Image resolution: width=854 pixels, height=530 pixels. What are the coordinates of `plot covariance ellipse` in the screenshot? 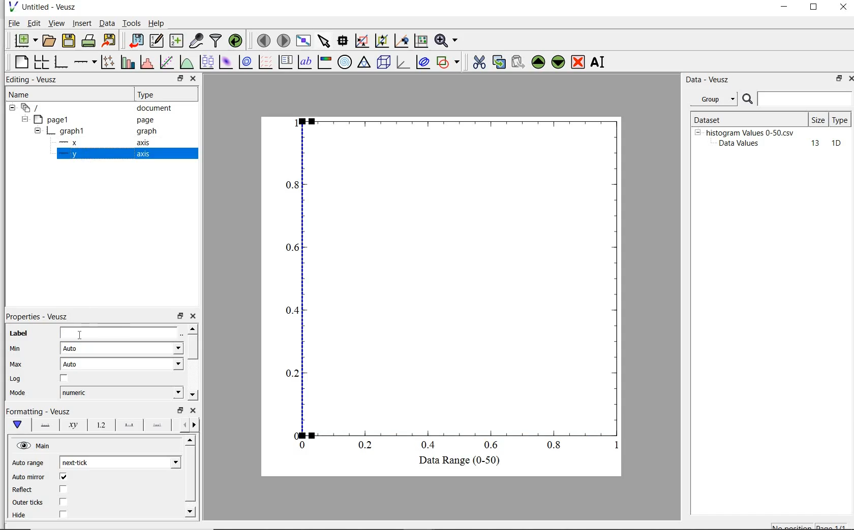 It's located at (423, 63).